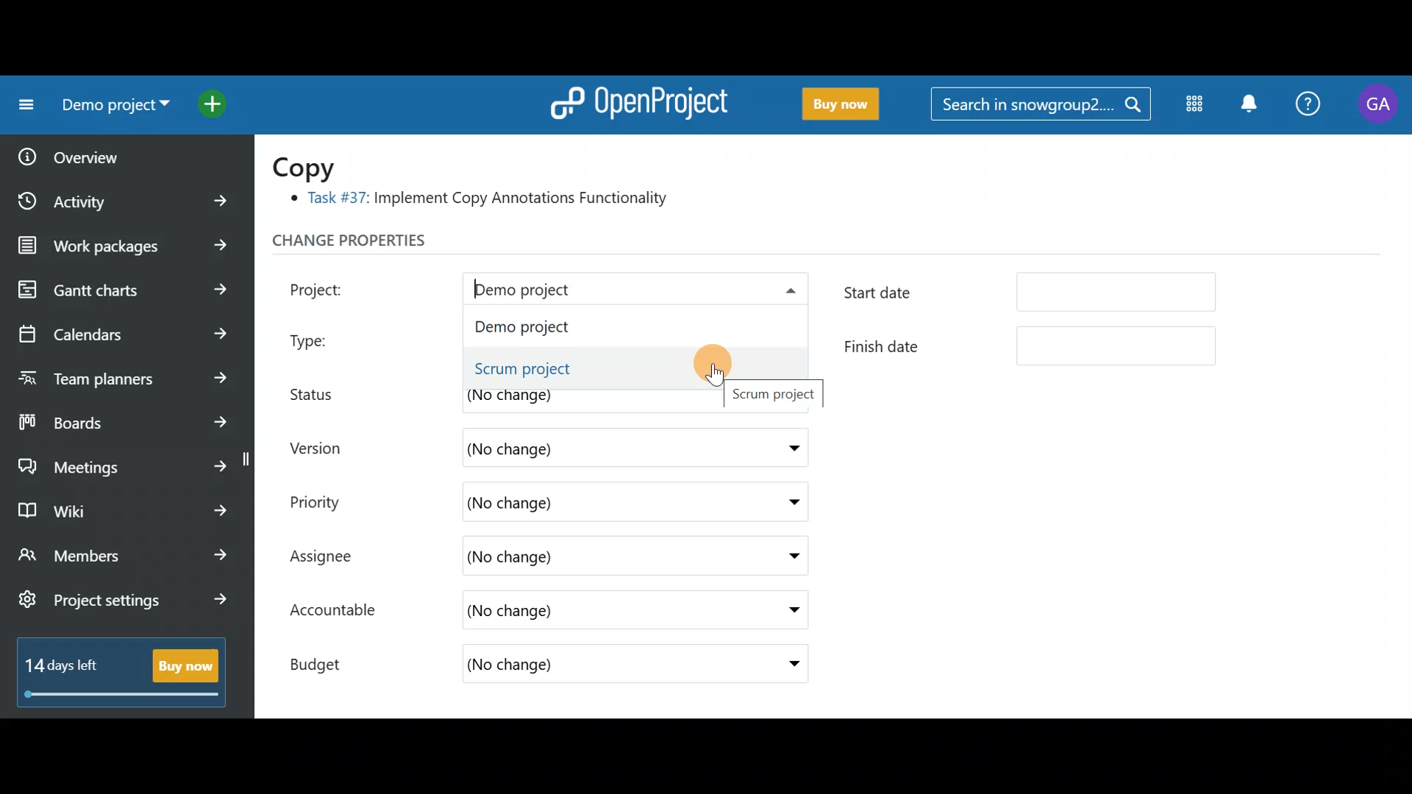 The width and height of the screenshot is (1412, 794). Describe the element at coordinates (564, 613) in the screenshot. I see `(No change)` at that location.